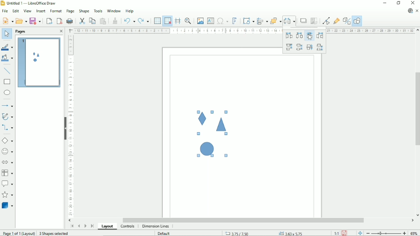  Describe the element at coordinates (414, 233) in the screenshot. I see `Zoom factor` at that location.